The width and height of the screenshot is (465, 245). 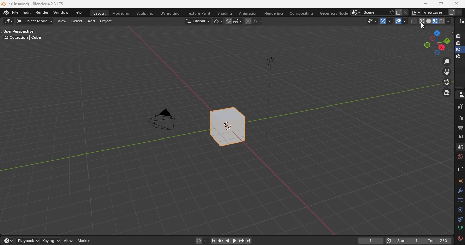 What do you see at coordinates (460, 219) in the screenshot?
I see `constraints` at bounding box center [460, 219].